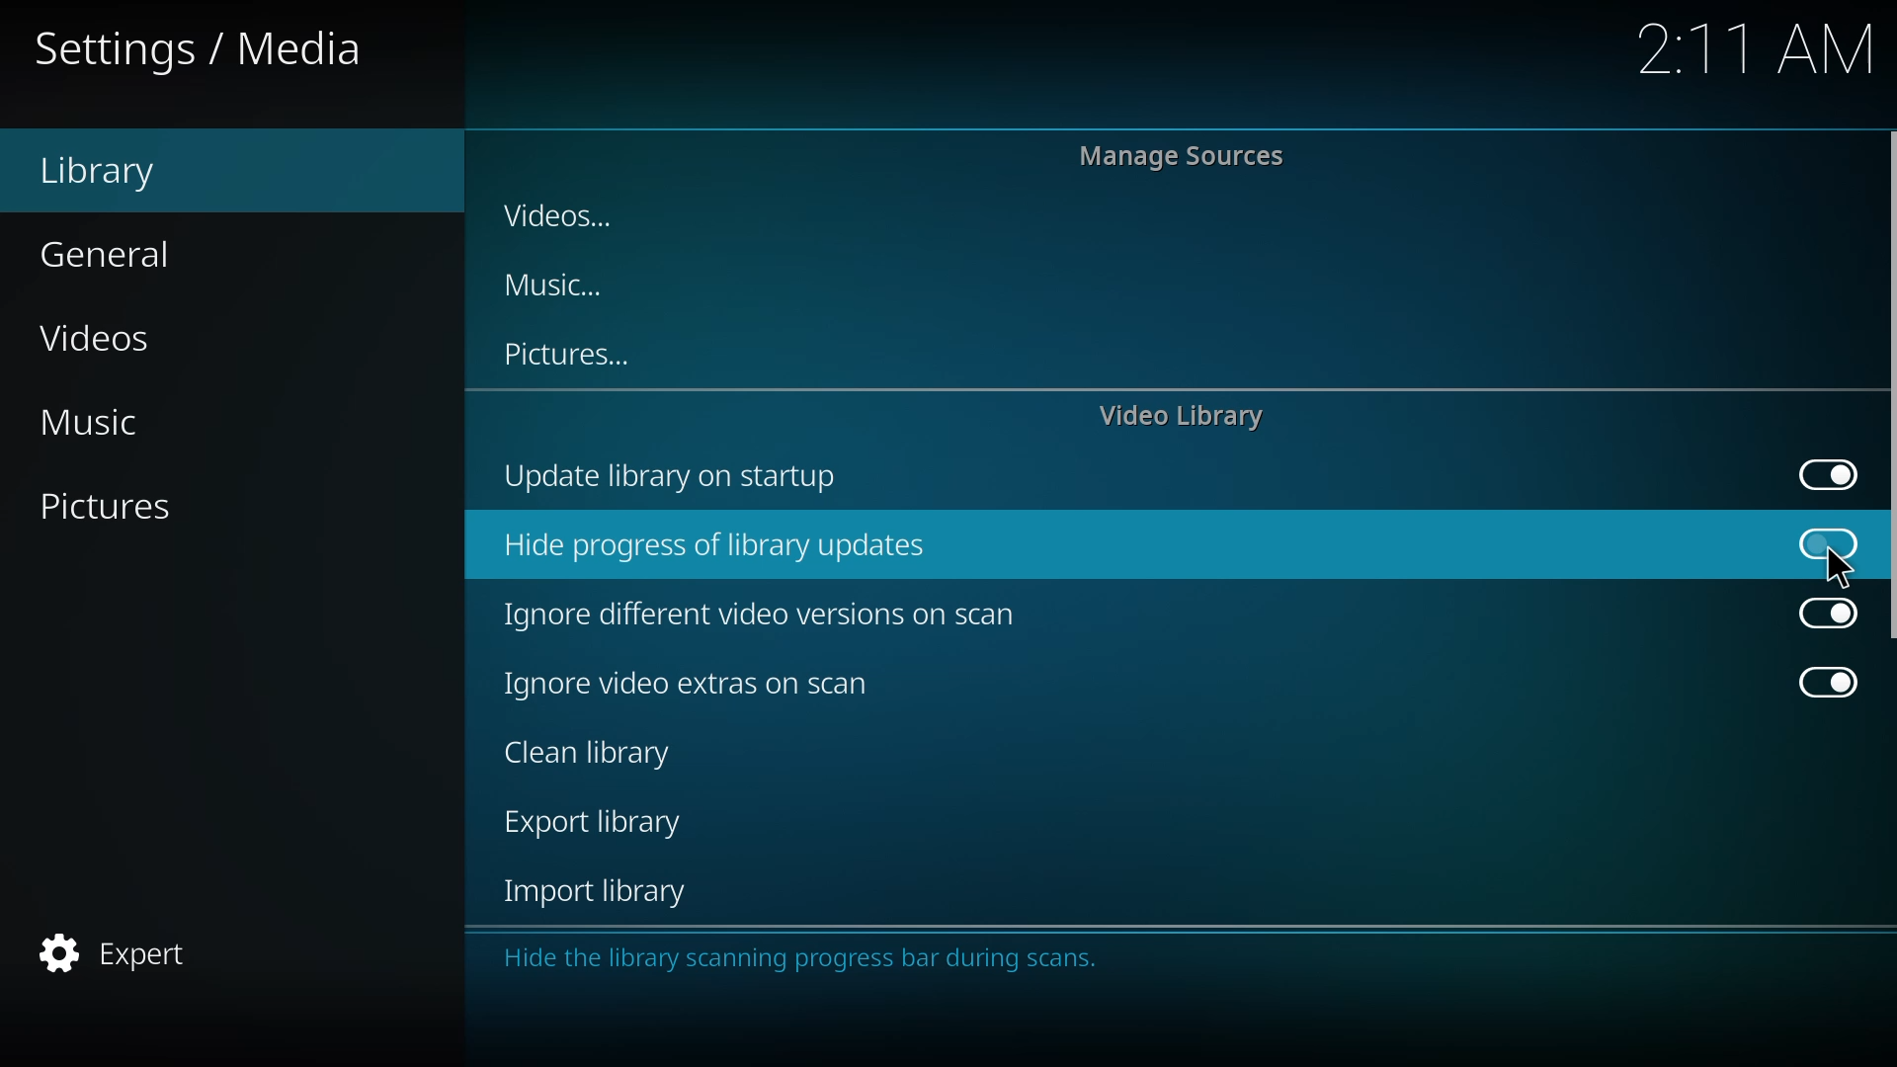  Describe the element at coordinates (806, 955) in the screenshot. I see `info` at that location.